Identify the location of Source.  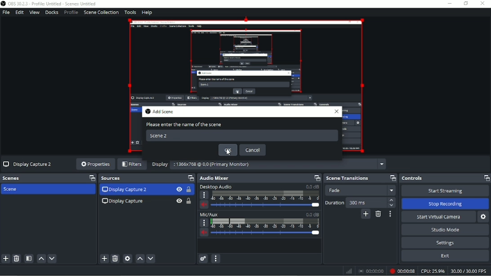
(115, 178).